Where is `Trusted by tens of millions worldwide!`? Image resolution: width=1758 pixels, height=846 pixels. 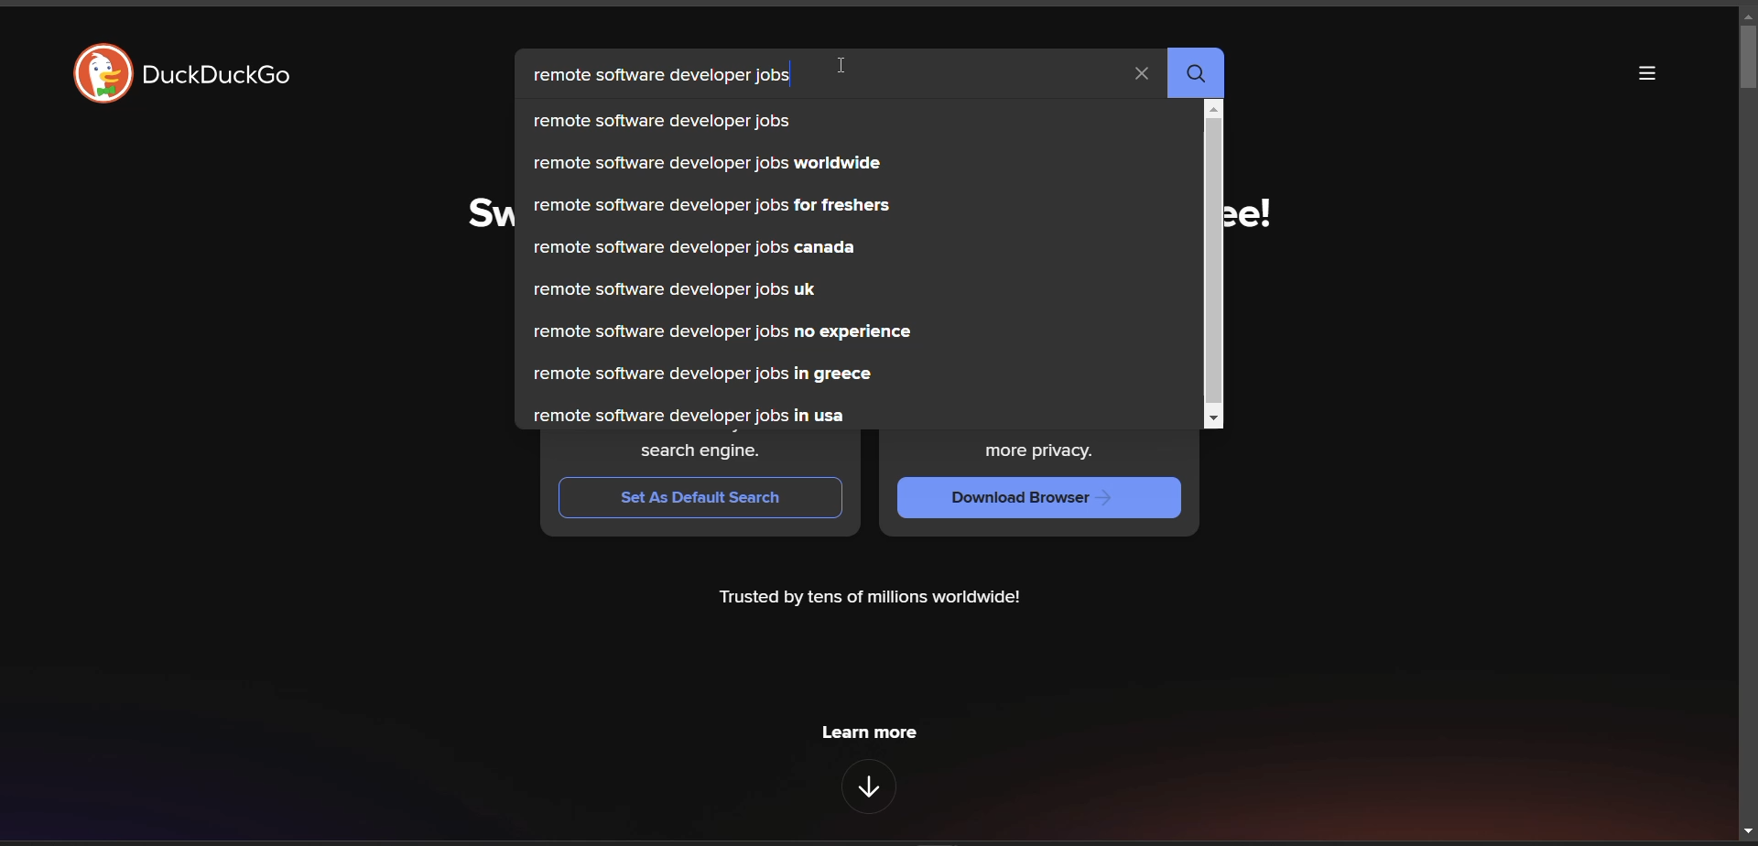
Trusted by tens of millions worldwide! is located at coordinates (869, 597).